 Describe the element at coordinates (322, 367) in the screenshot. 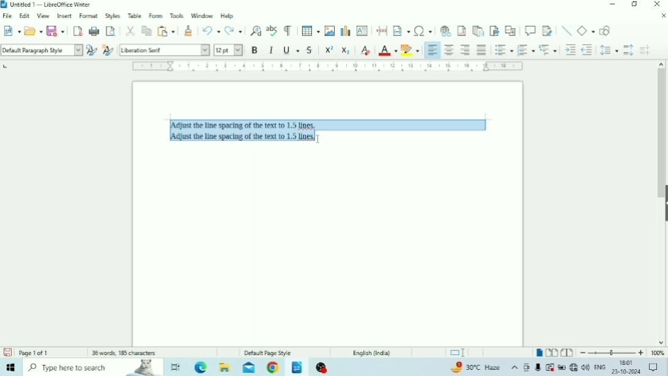

I see `OBS Studio` at that location.